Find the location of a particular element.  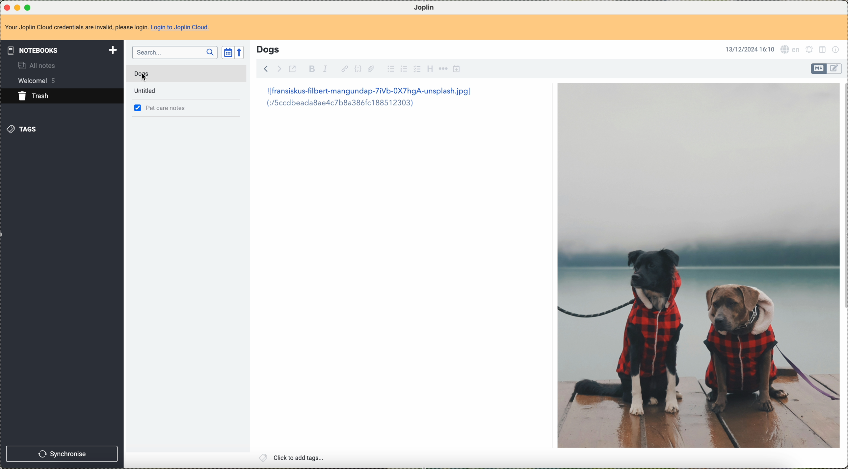

italic is located at coordinates (325, 69).